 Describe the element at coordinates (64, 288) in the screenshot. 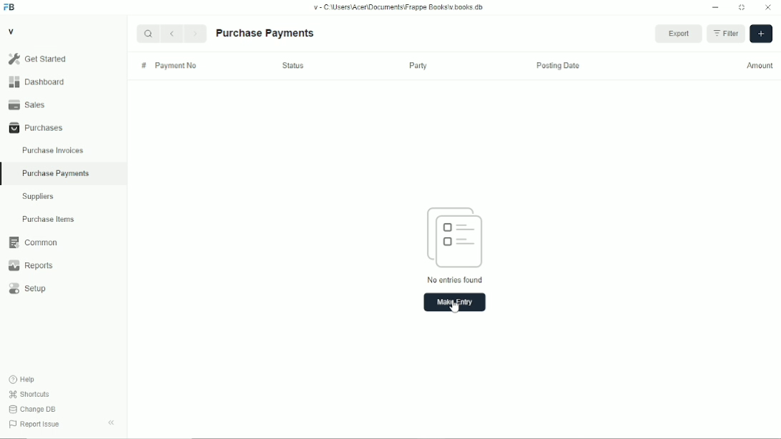

I see `Setup` at that location.